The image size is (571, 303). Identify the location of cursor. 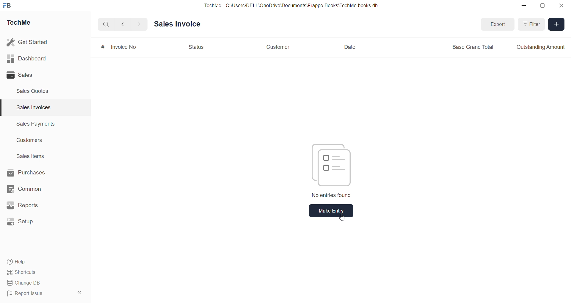
(342, 218).